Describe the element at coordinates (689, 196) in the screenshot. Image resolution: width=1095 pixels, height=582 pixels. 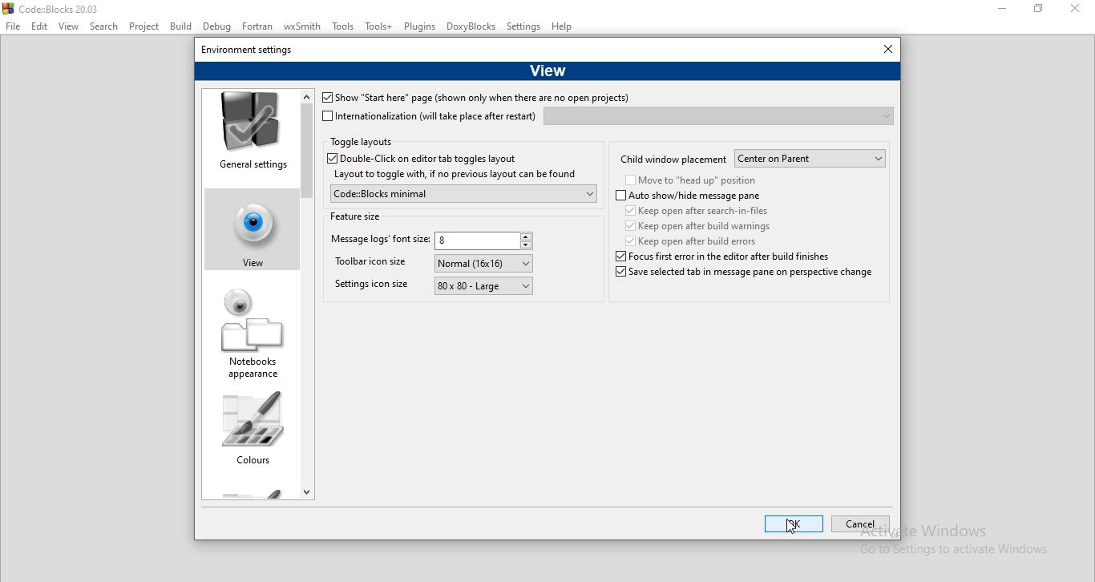
I see `Auto show/hide message pane` at that location.